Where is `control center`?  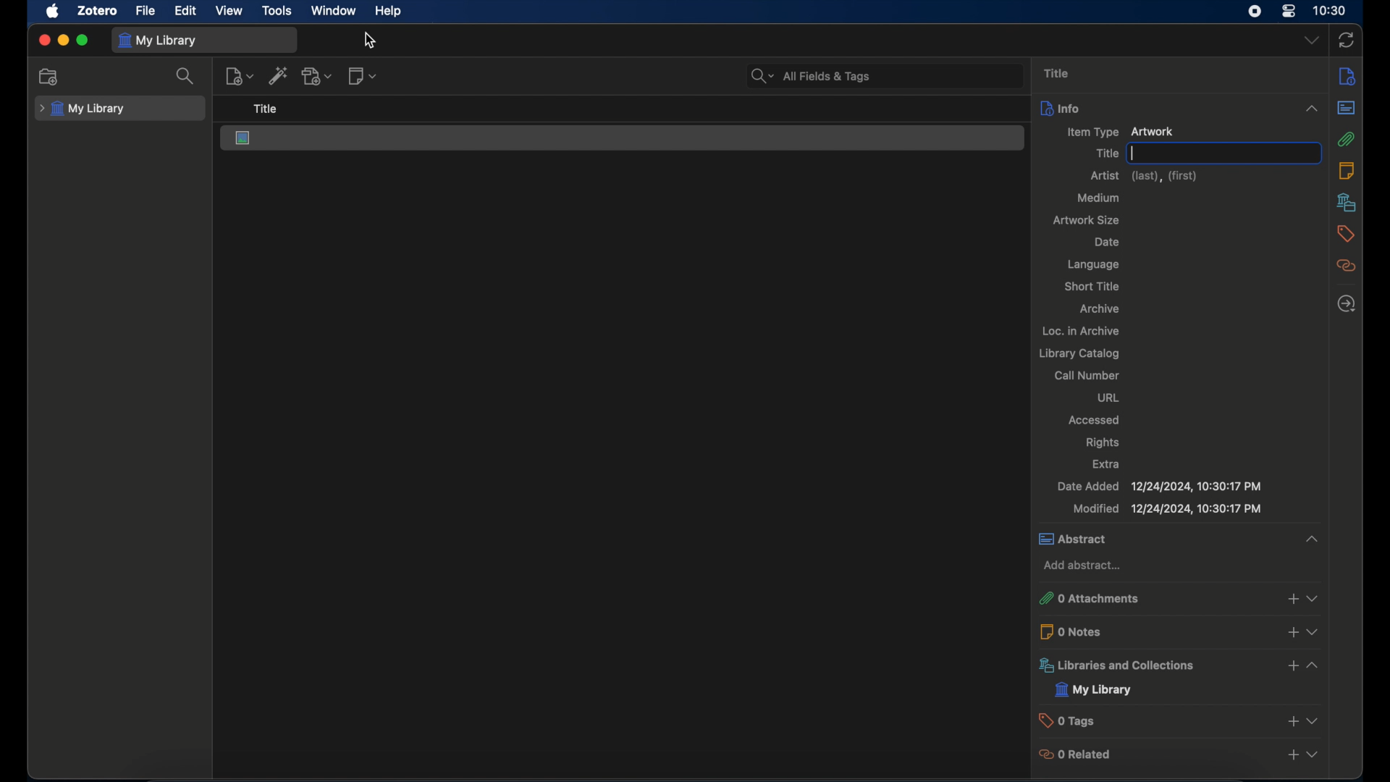
control center is located at coordinates (1289, 12).